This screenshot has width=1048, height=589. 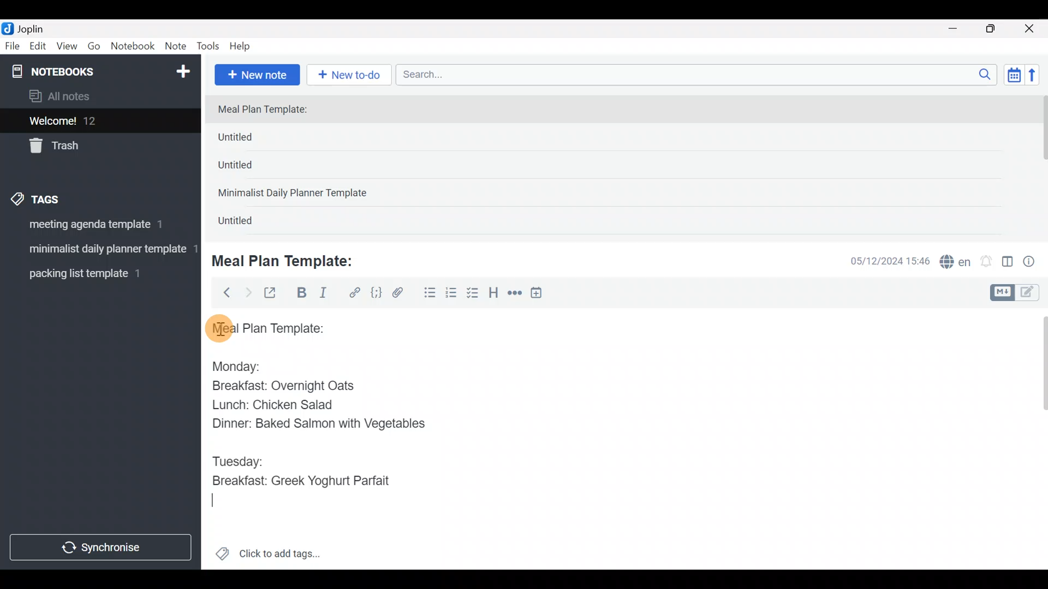 What do you see at coordinates (355, 293) in the screenshot?
I see `Hyperlink` at bounding box center [355, 293].